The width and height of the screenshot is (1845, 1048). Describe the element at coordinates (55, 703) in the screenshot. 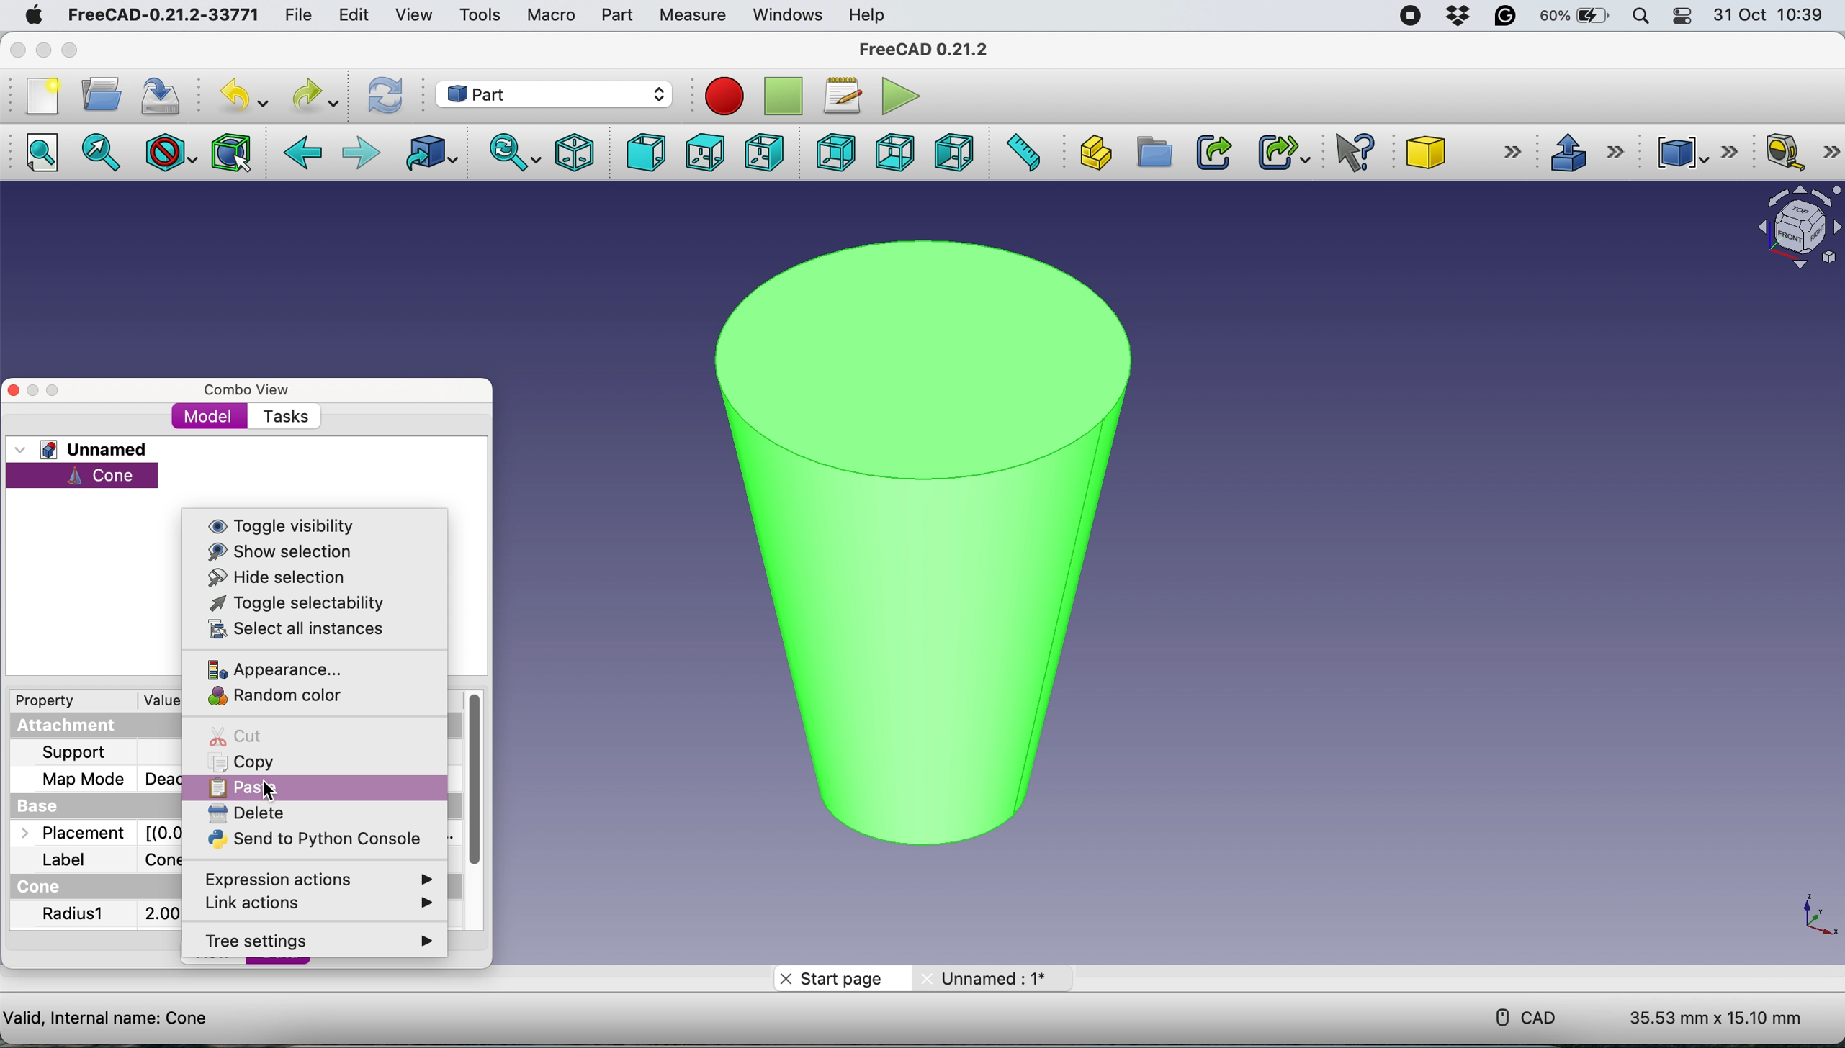

I see `property` at that location.